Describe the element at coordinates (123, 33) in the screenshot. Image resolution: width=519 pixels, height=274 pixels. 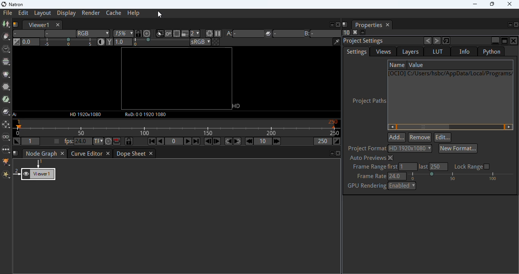
I see `zoom` at that location.